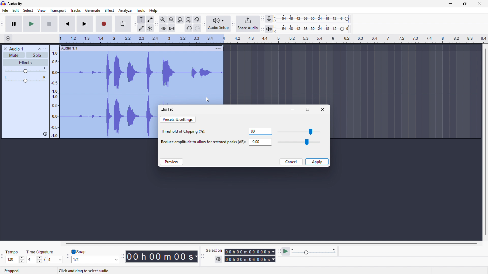 The height and width of the screenshot is (274, 488). I want to click on Edit , so click(16, 10).